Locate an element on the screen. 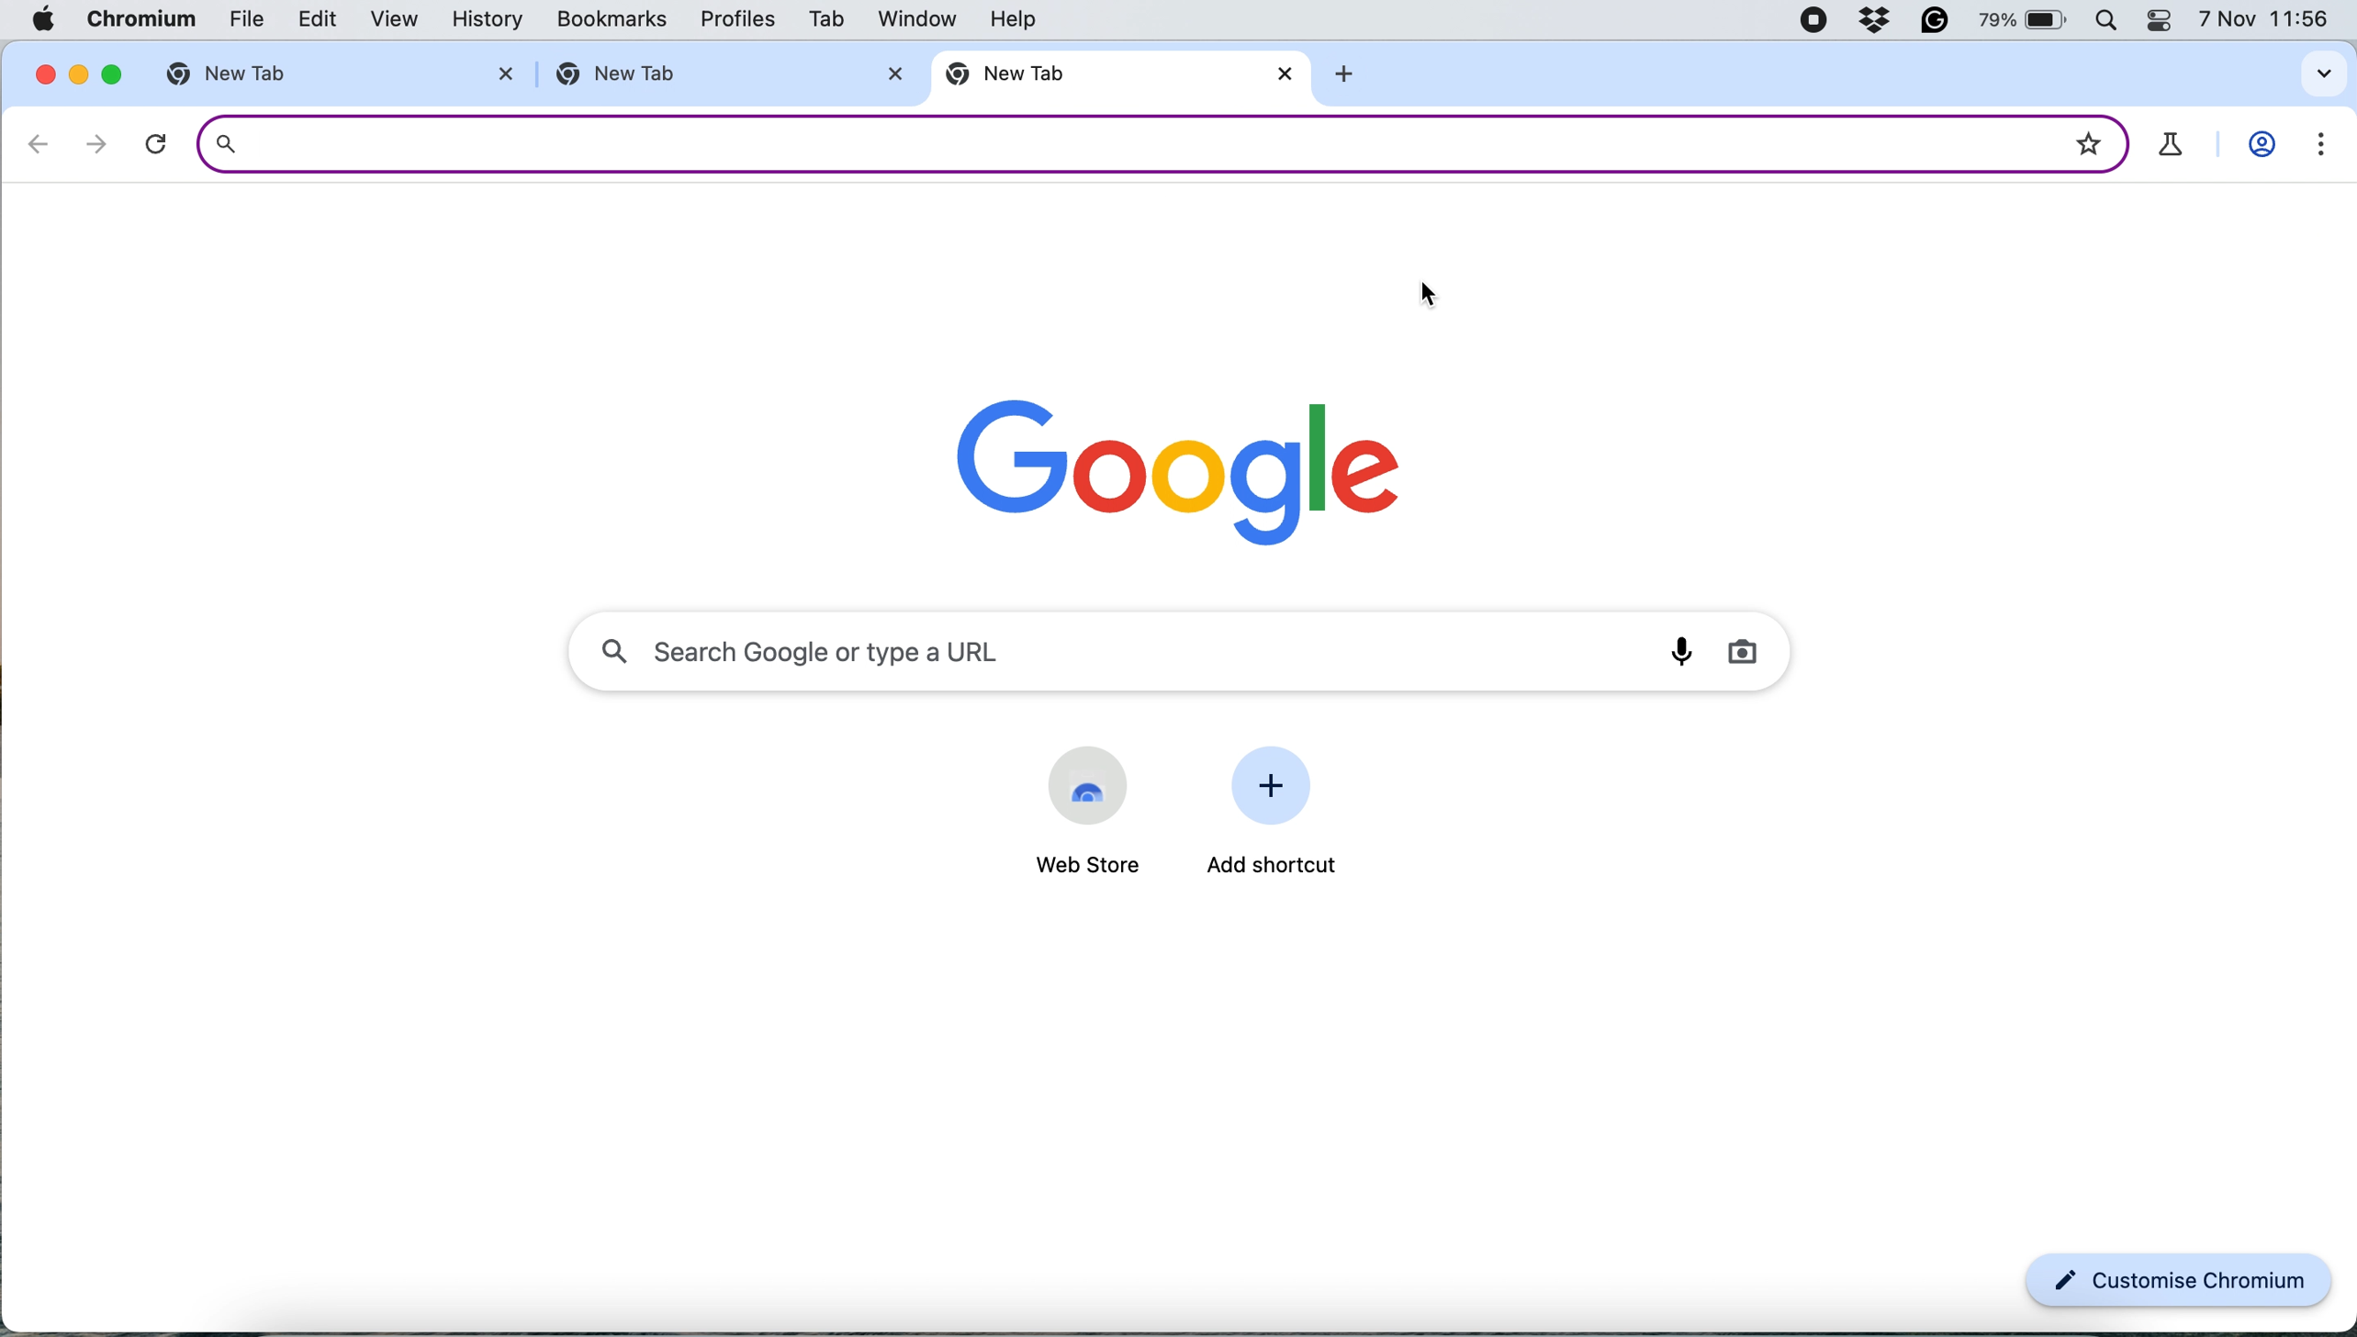 Image resolution: width=2357 pixels, height=1337 pixels. tab is located at coordinates (823, 22).